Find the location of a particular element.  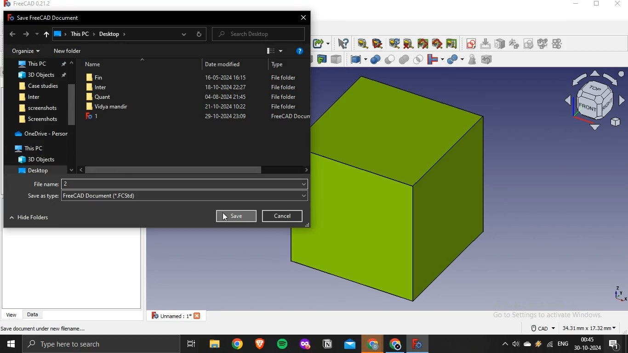

toggle all is located at coordinates (422, 44).